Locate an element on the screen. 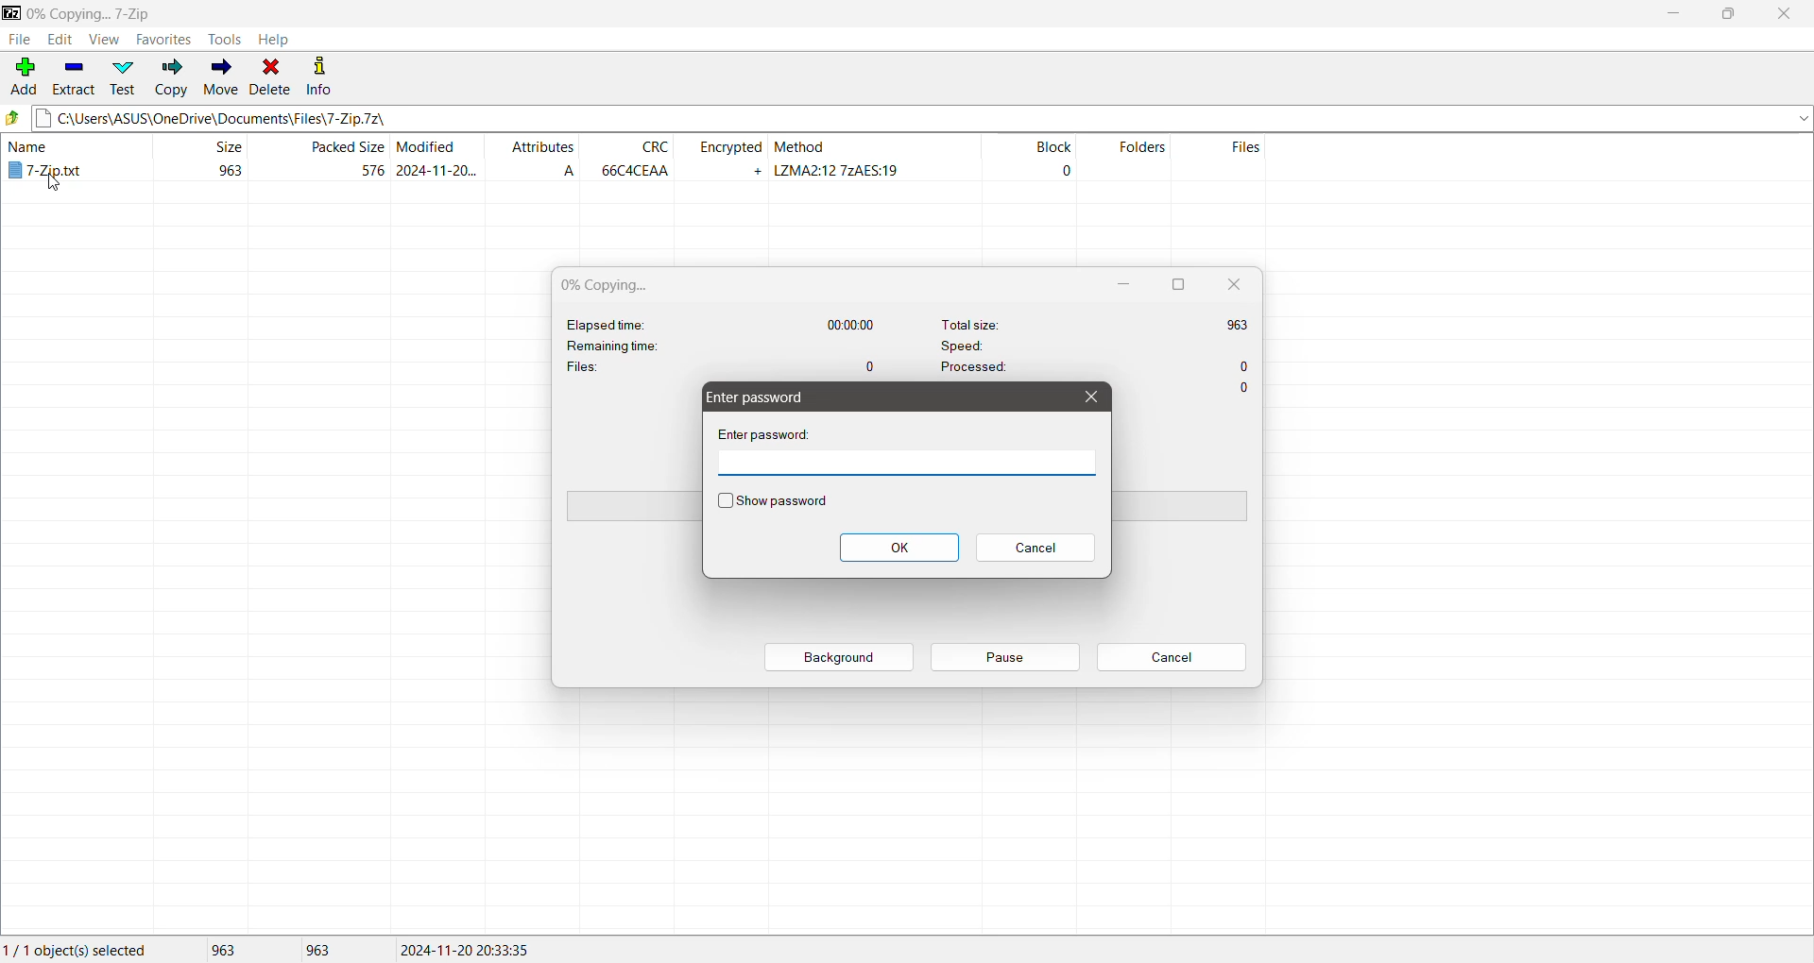 Image resolution: width=1814 pixels, height=963 pixels. Background is located at coordinates (841, 657).